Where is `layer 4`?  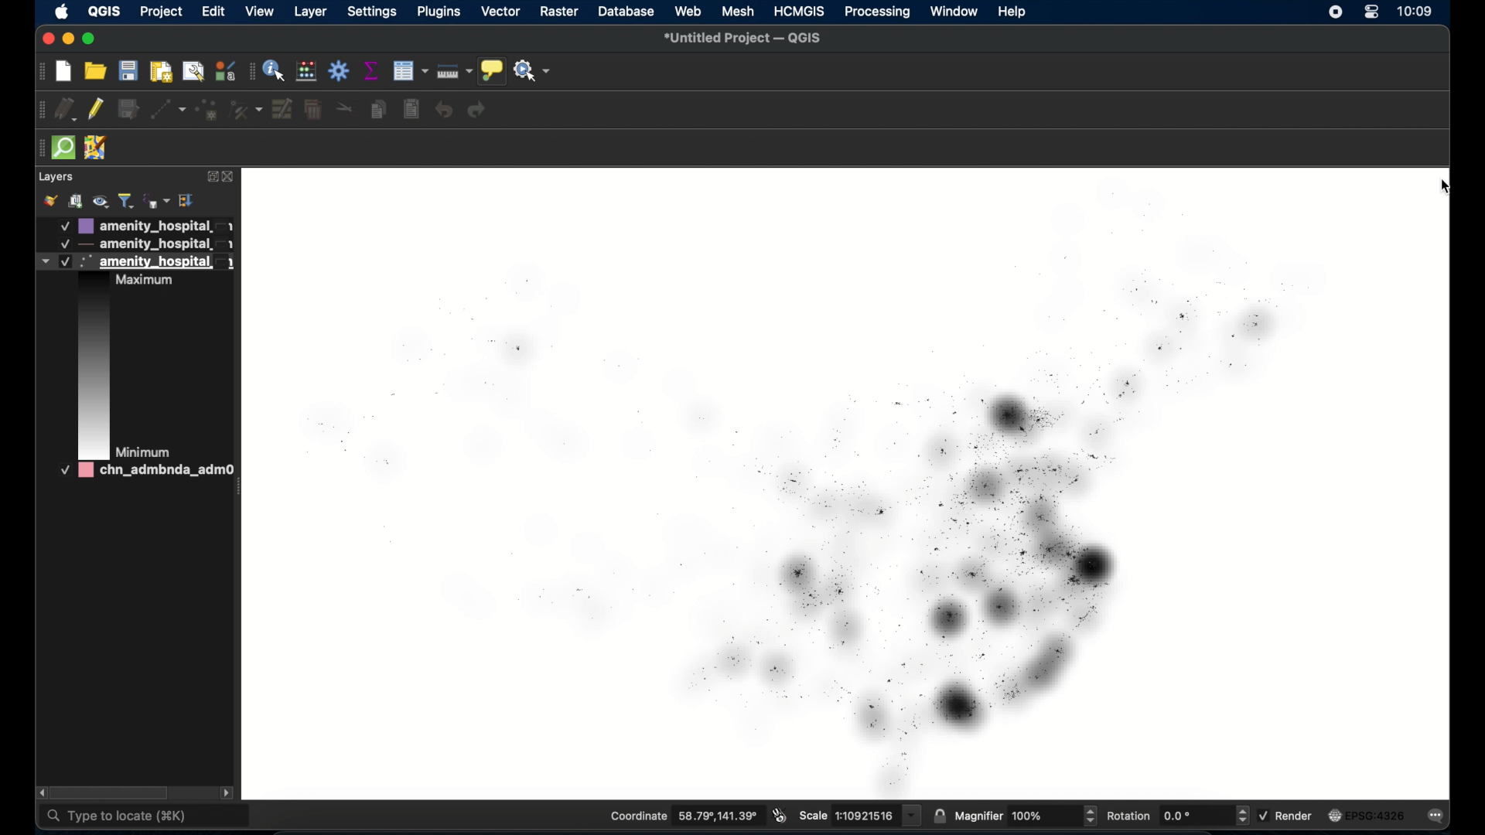 layer 4 is located at coordinates (138, 472).